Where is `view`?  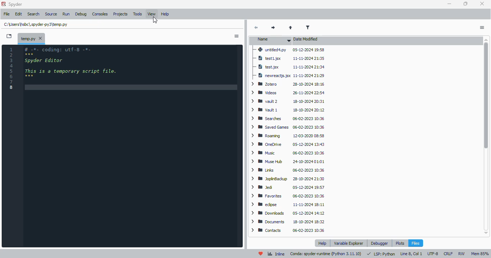
view is located at coordinates (152, 14).